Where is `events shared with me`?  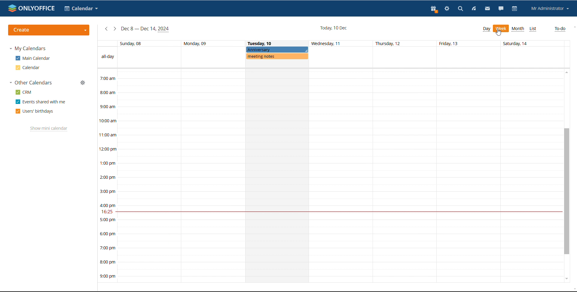 events shared with me is located at coordinates (41, 102).